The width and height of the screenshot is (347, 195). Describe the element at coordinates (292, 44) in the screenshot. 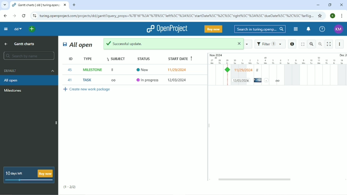

I see `Open details view` at that location.